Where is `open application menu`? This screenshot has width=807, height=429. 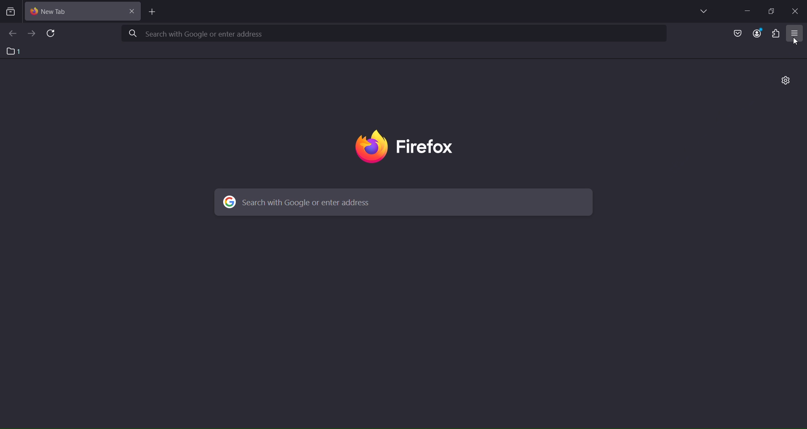 open application menu is located at coordinates (796, 34).